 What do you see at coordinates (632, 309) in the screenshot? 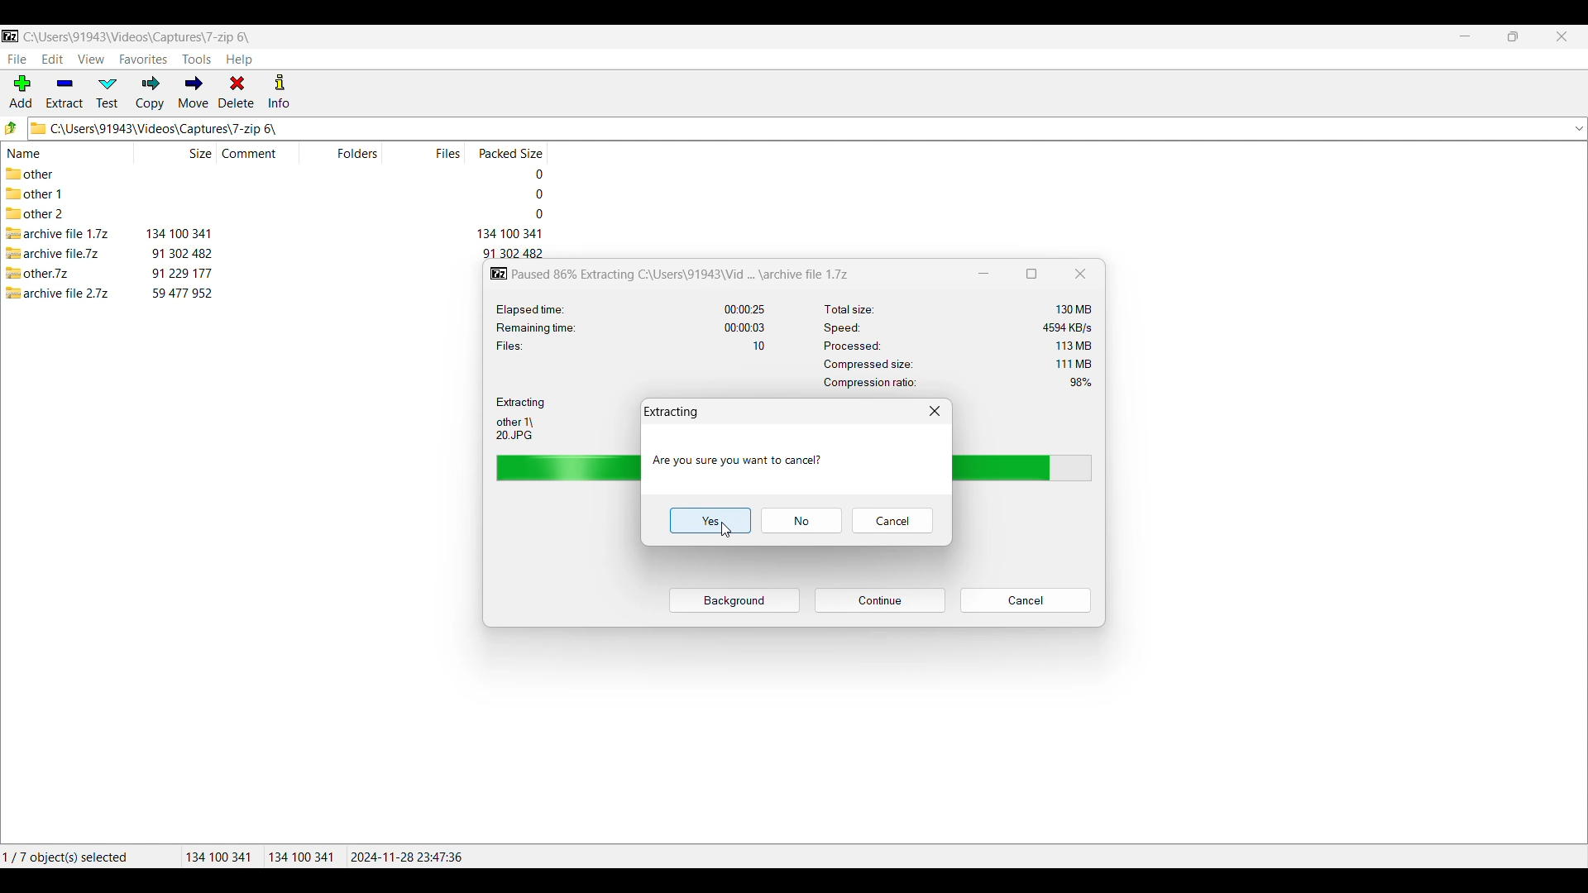
I see `Elapsed time: 00:00:25` at bounding box center [632, 309].